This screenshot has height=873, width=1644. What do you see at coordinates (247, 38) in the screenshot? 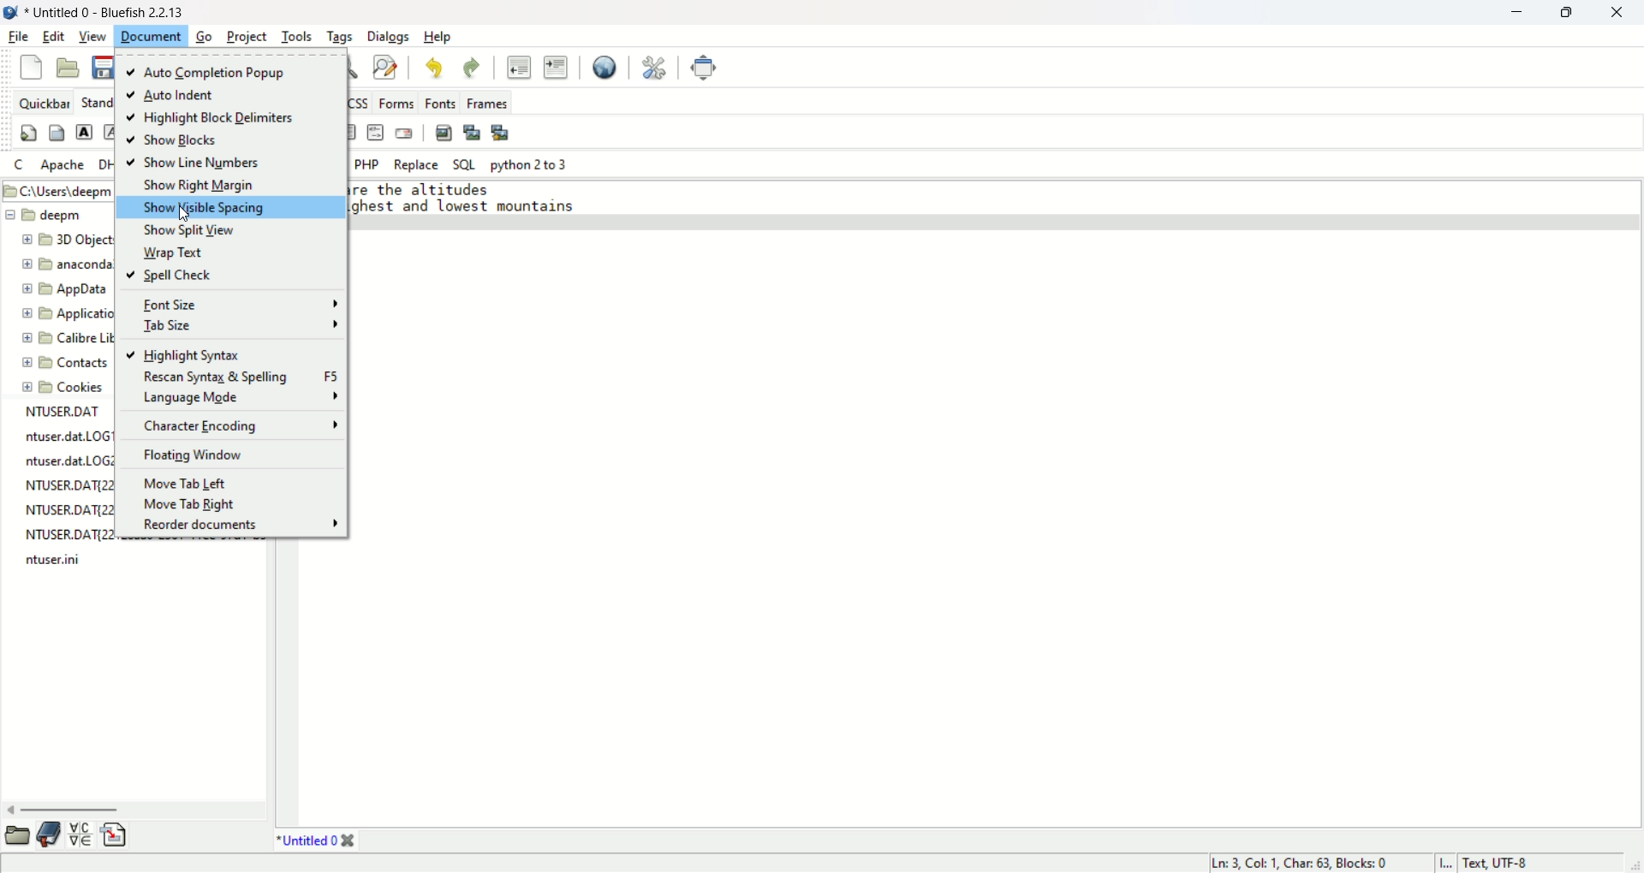
I see `project` at bounding box center [247, 38].